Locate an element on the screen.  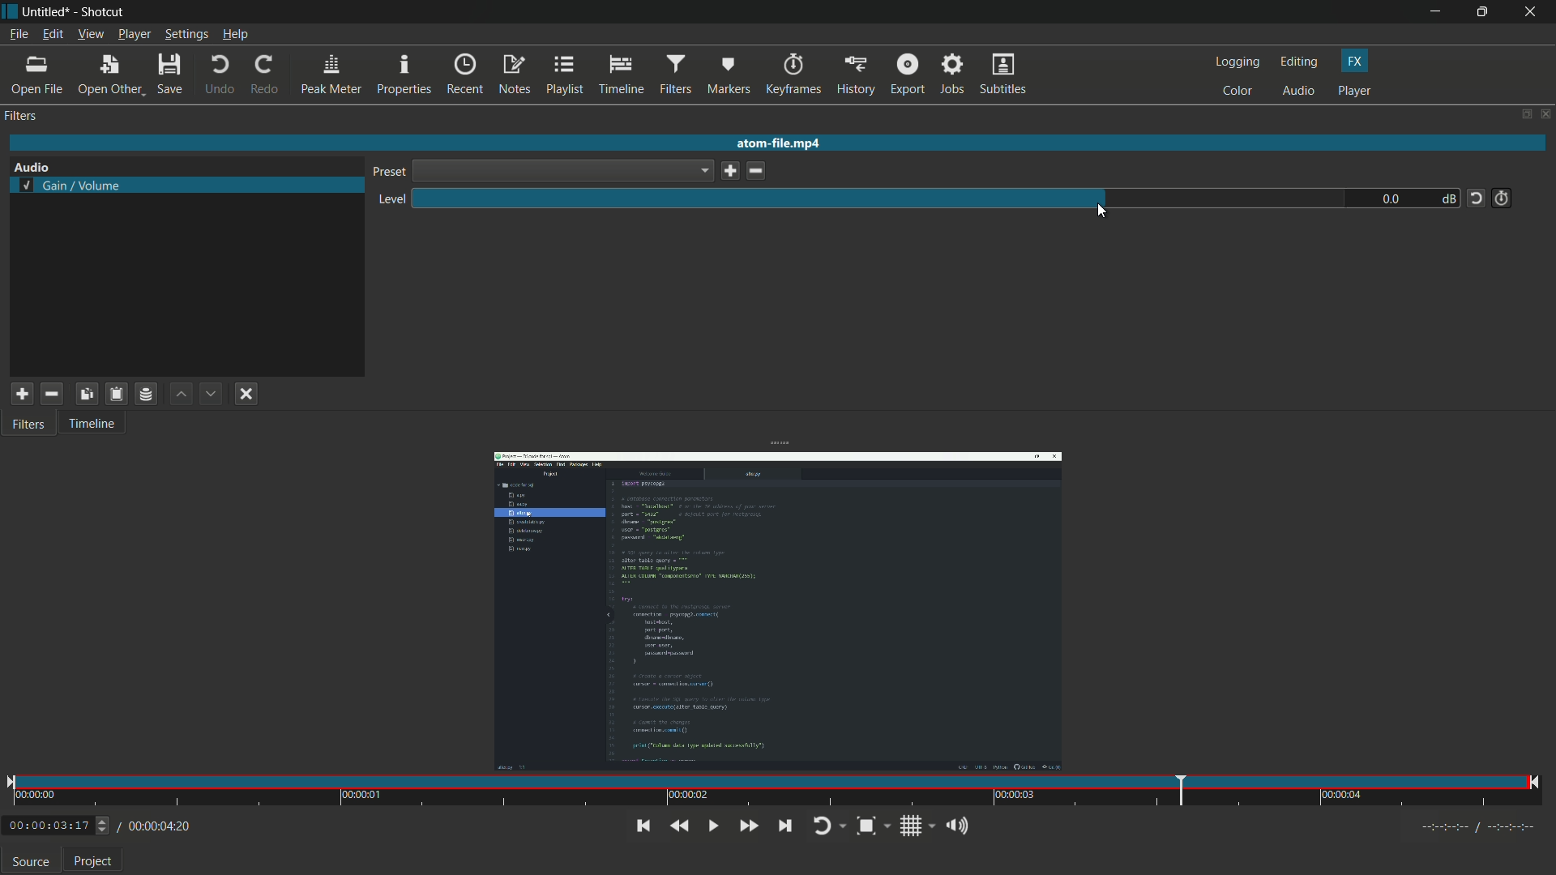
history is located at coordinates (857, 75).